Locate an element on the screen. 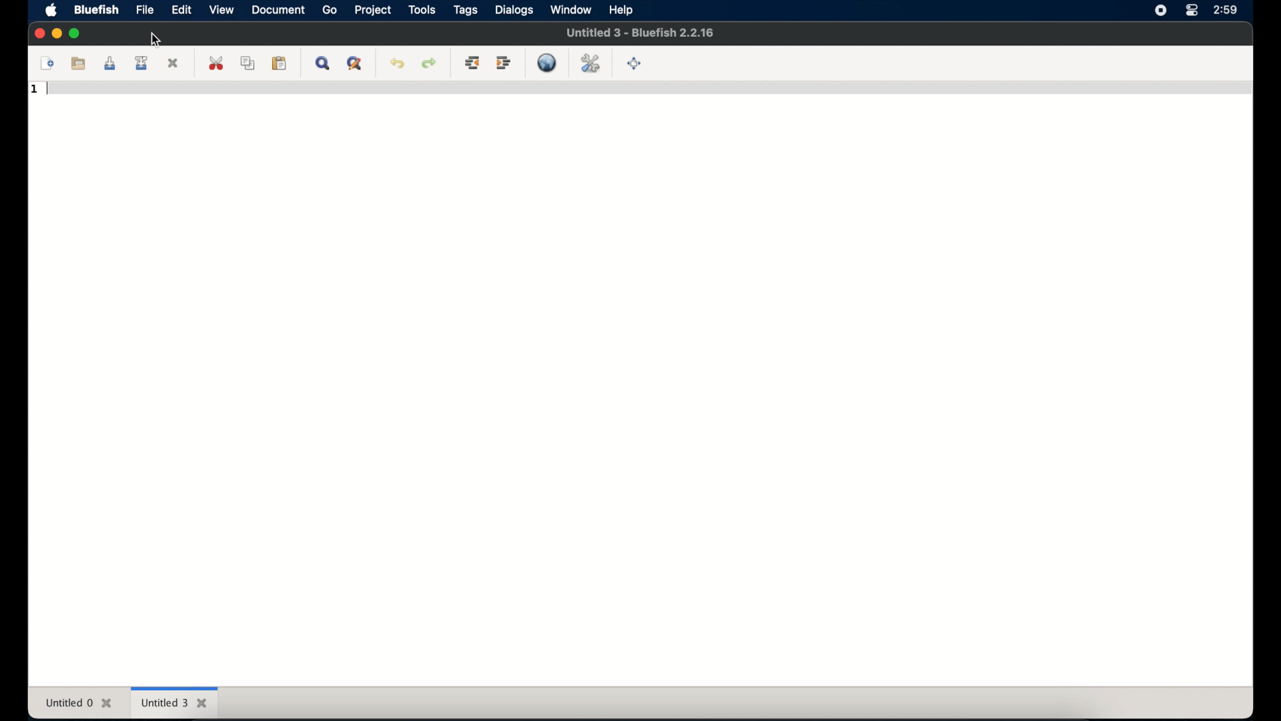 The height and width of the screenshot is (721, 1281). dialogs is located at coordinates (514, 10).